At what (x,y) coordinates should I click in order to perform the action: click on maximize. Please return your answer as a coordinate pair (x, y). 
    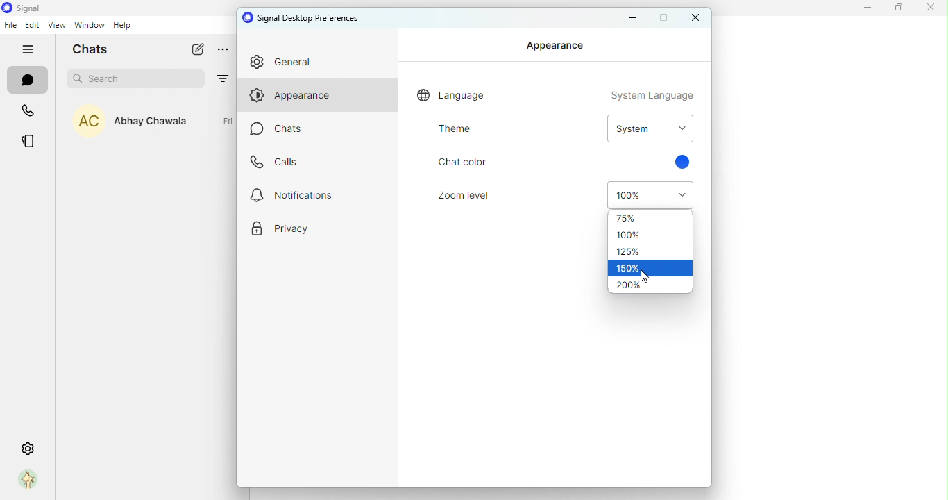
    Looking at the image, I should click on (900, 9).